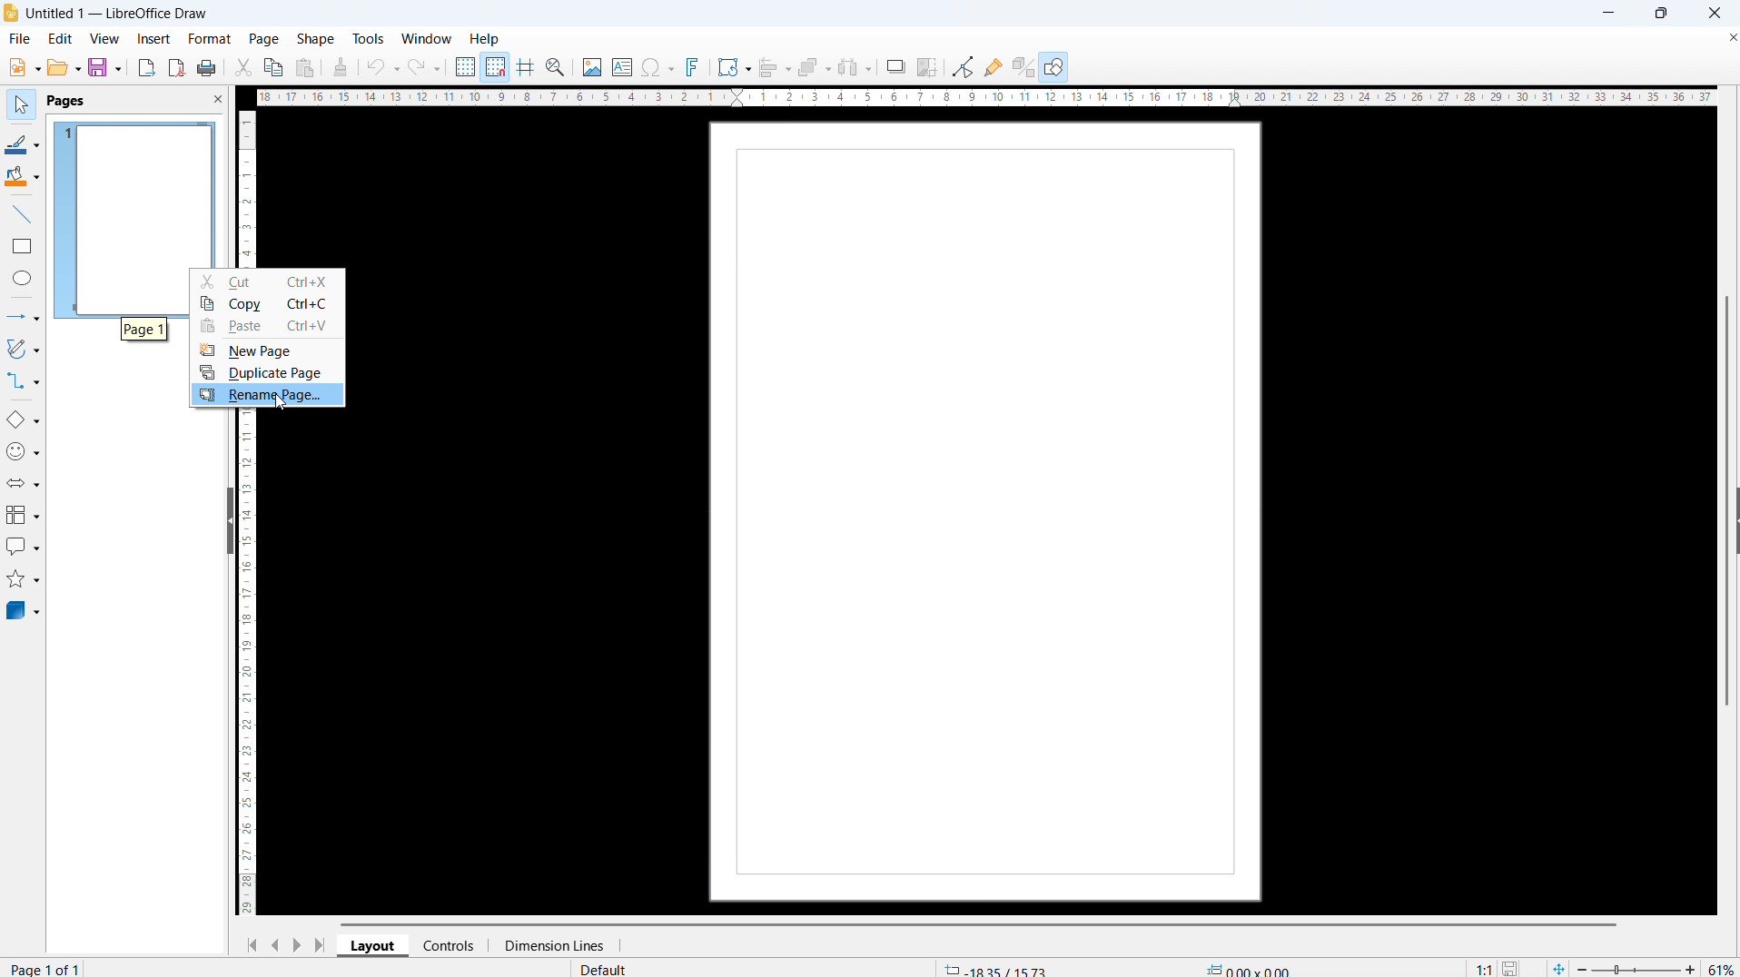  I want to click on Horizontal ruler , so click(984, 96).